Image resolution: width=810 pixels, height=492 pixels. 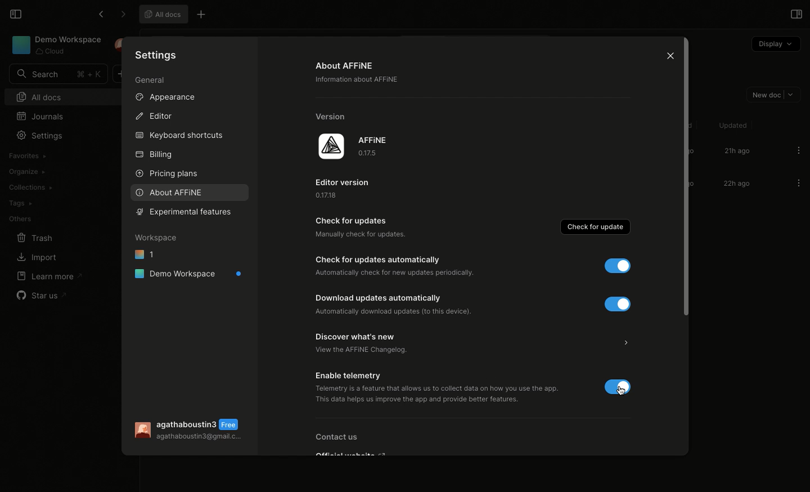 What do you see at coordinates (153, 115) in the screenshot?
I see `Editor` at bounding box center [153, 115].